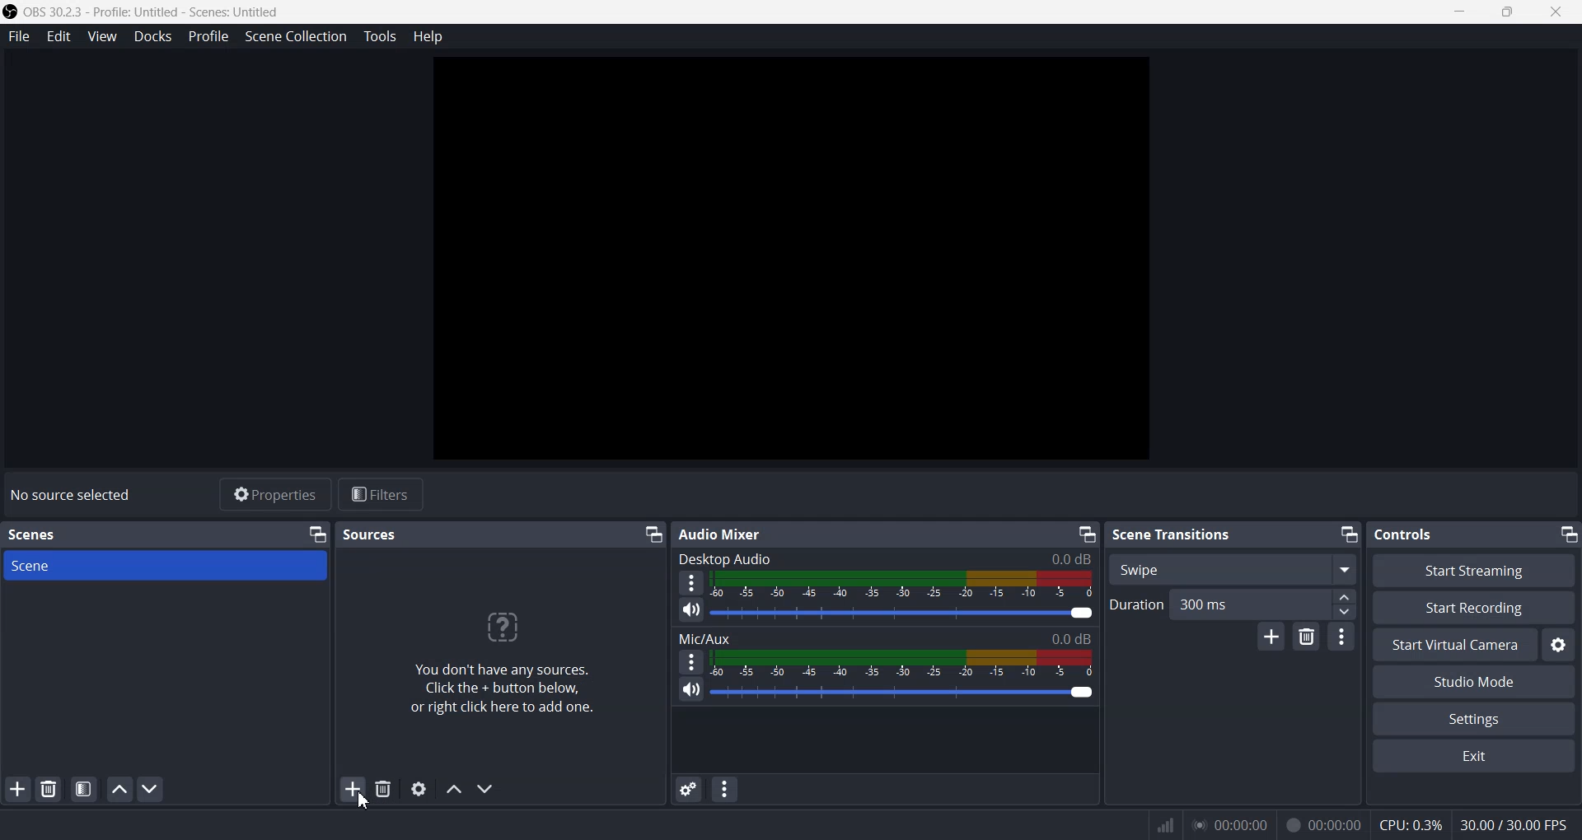 Image resolution: width=1582 pixels, height=840 pixels. What do you see at coordinates (119, 789) in the screenshot?
I see `Move scene Up` at bounding box center [119, 789].